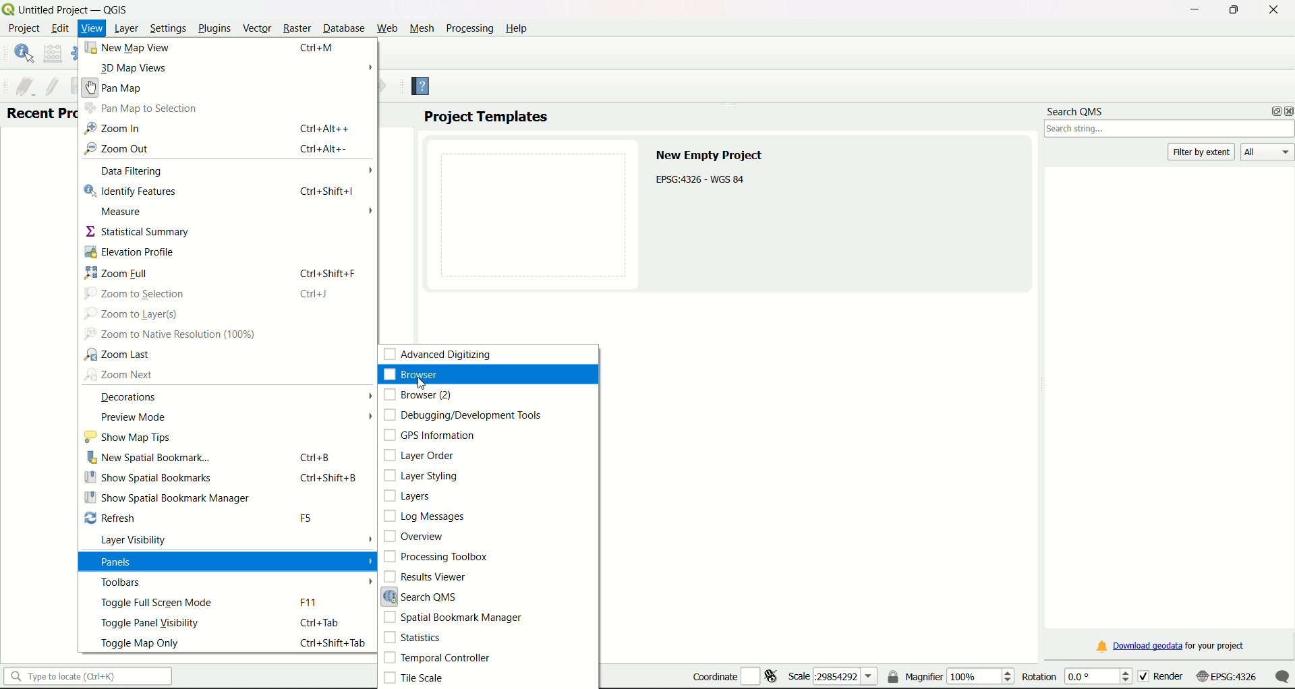 This screenshot has width=1295, height=689. What do you see at coordinates (424, 516) in the screenshot?
I see `Log Messages` at bounding box center [424, 516].